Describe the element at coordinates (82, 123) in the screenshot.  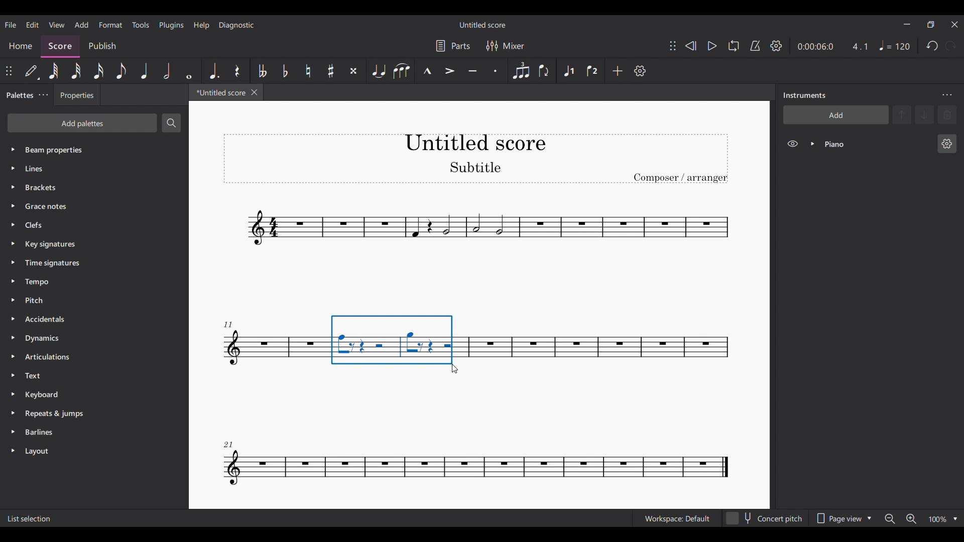
I see `Add palette` at that location.